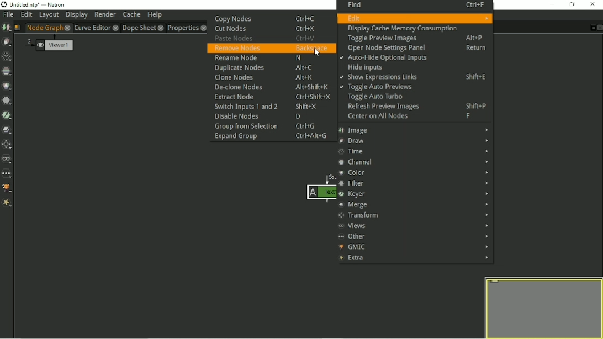 This screenshot has width=603, height=339. Describe the element at coordinates (115, 28) in the screenshot. I see `close` at that location.